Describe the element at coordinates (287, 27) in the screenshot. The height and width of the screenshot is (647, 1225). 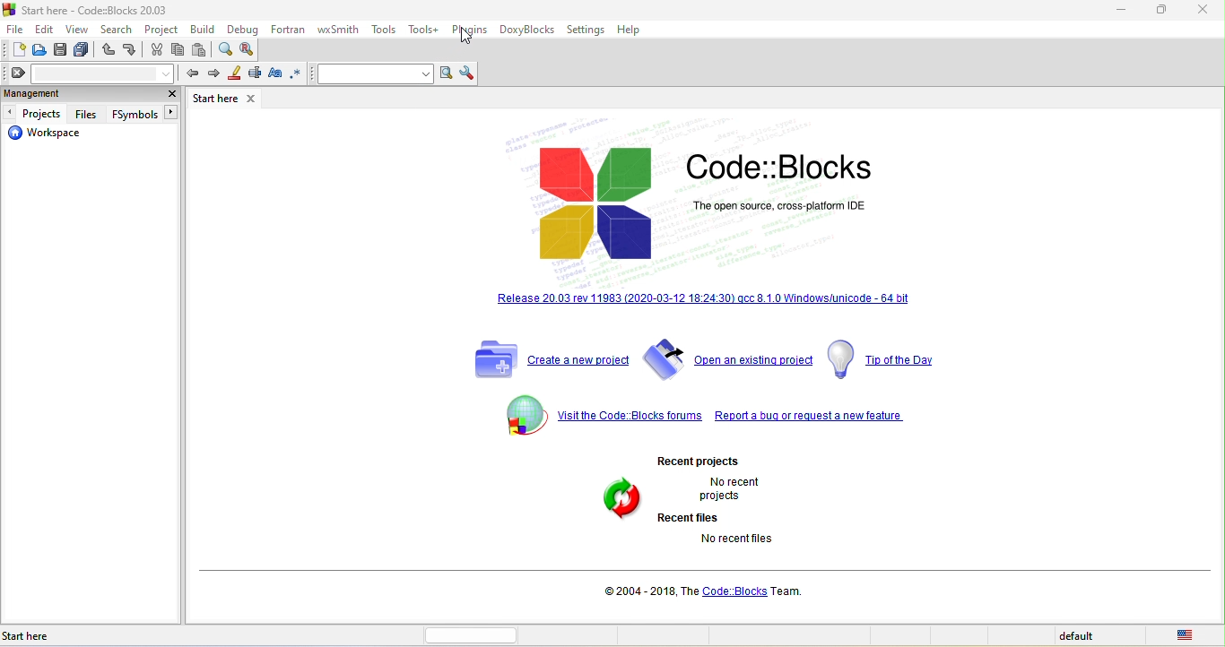
I see `fortran` at that location.